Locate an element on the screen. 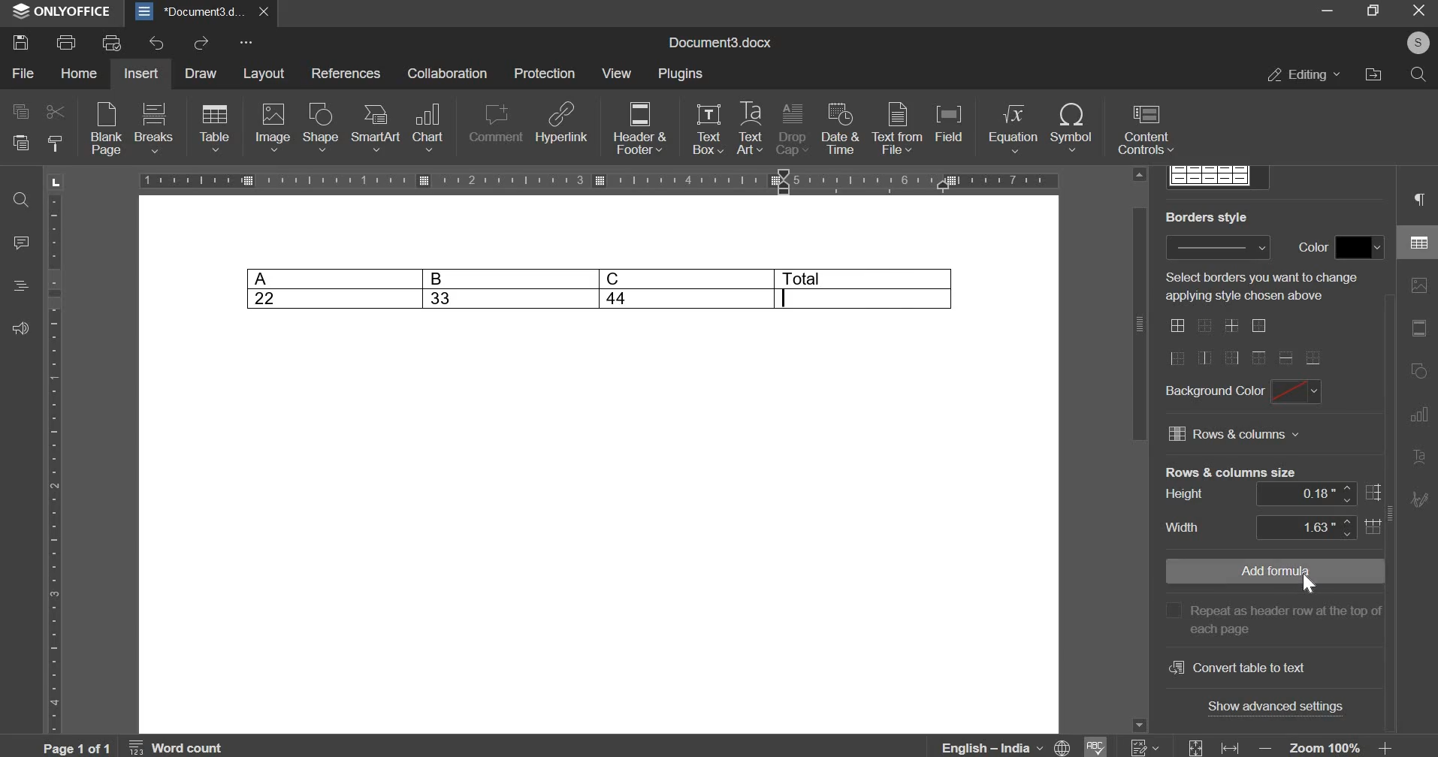 The image size is (1438, 757). drop cap is located at coordinates (791, 130).